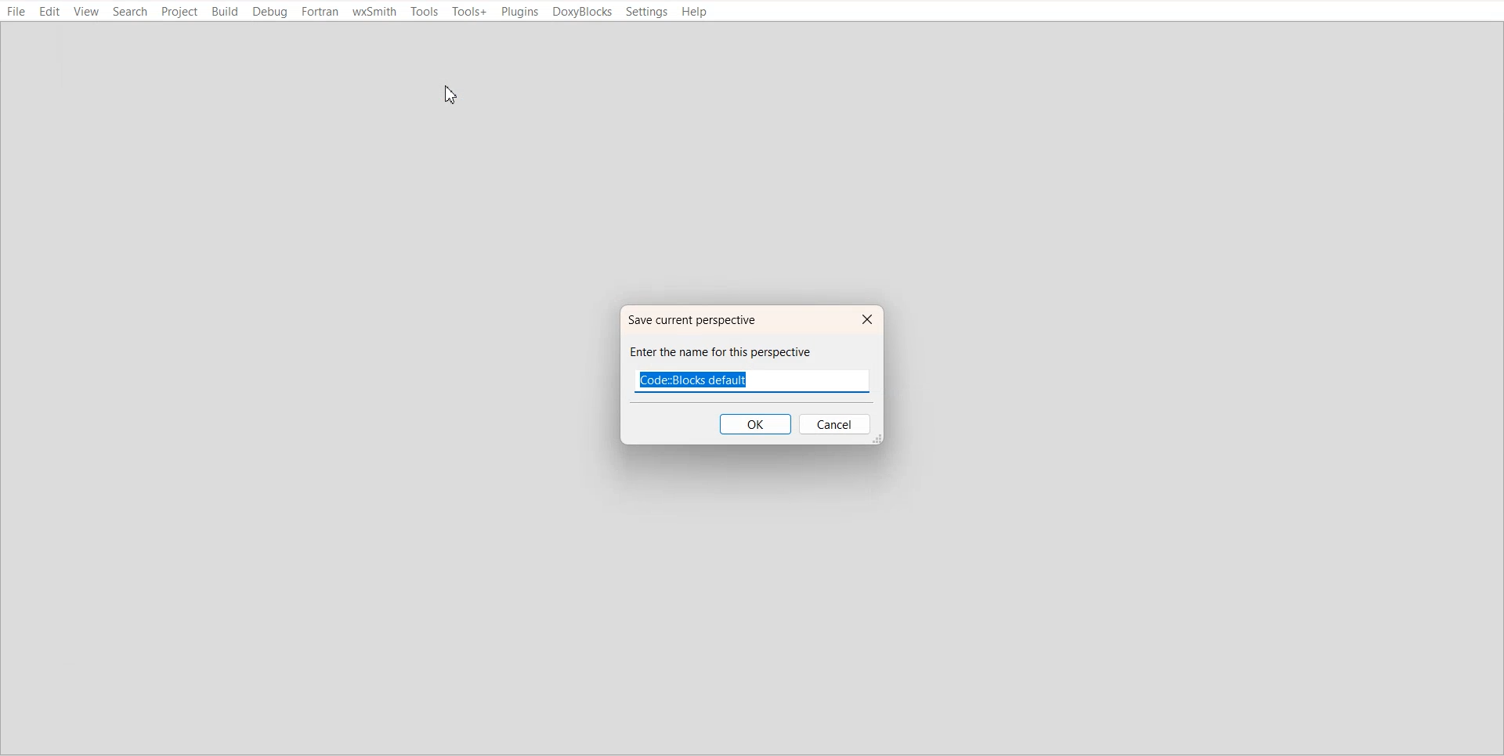 Image resolution: width=1504 pixels, height=756 pixels. I want to click on Project, so click(180, 13).